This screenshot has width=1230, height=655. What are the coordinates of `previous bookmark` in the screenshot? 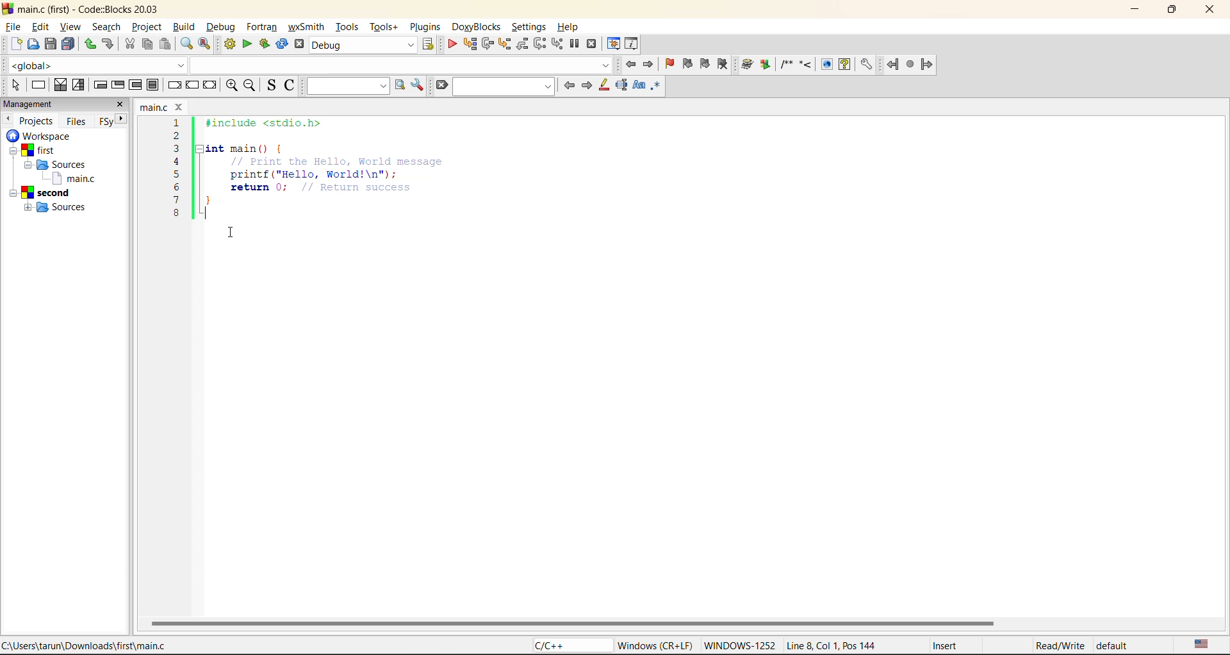 It's located at (687, 63).